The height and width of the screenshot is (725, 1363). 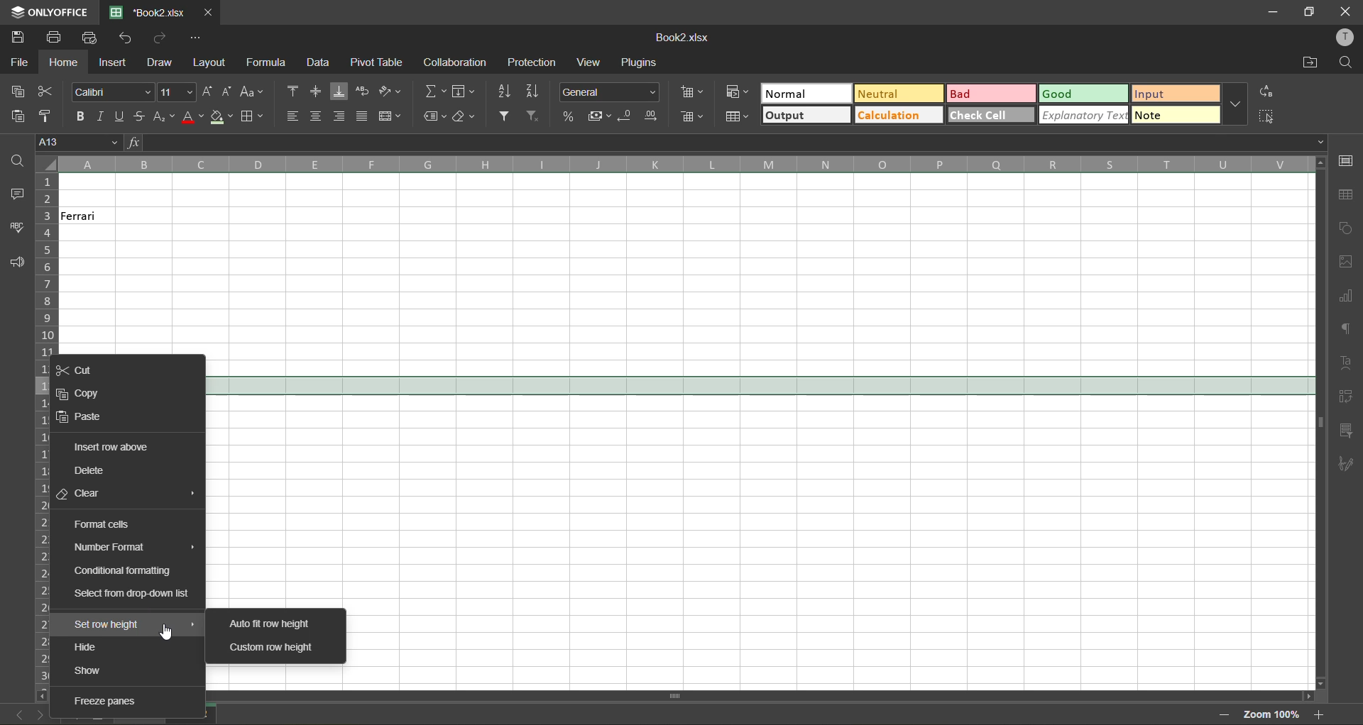 What do you see at coordinates (510, 92) in the screenshot?
I see `sort ascending` at bounding box center [510, 92].